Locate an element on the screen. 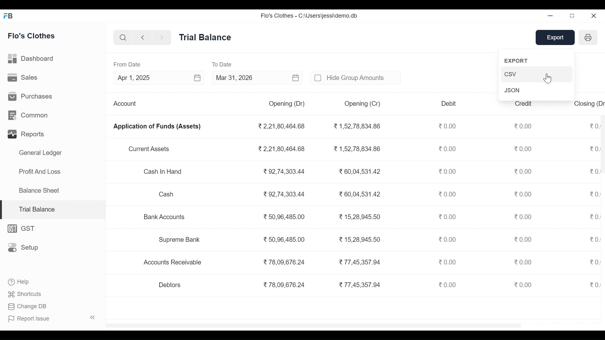 This screenshot has width=605, height=340. Account is located at coordinates (127, 104).